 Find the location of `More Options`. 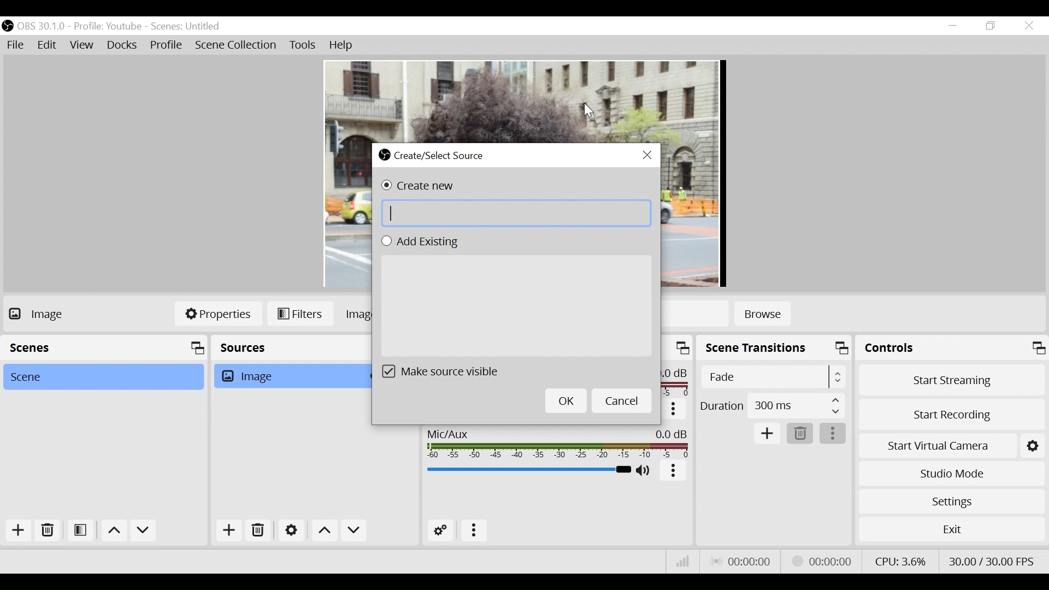

More Options is located at coordinates (832, 433).